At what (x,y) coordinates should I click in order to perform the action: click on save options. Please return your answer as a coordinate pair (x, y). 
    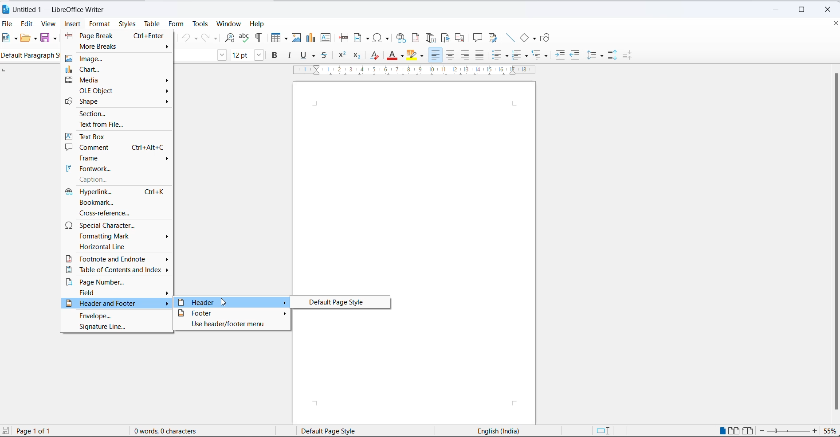
    Looking at the image, I should click on (55, 38).